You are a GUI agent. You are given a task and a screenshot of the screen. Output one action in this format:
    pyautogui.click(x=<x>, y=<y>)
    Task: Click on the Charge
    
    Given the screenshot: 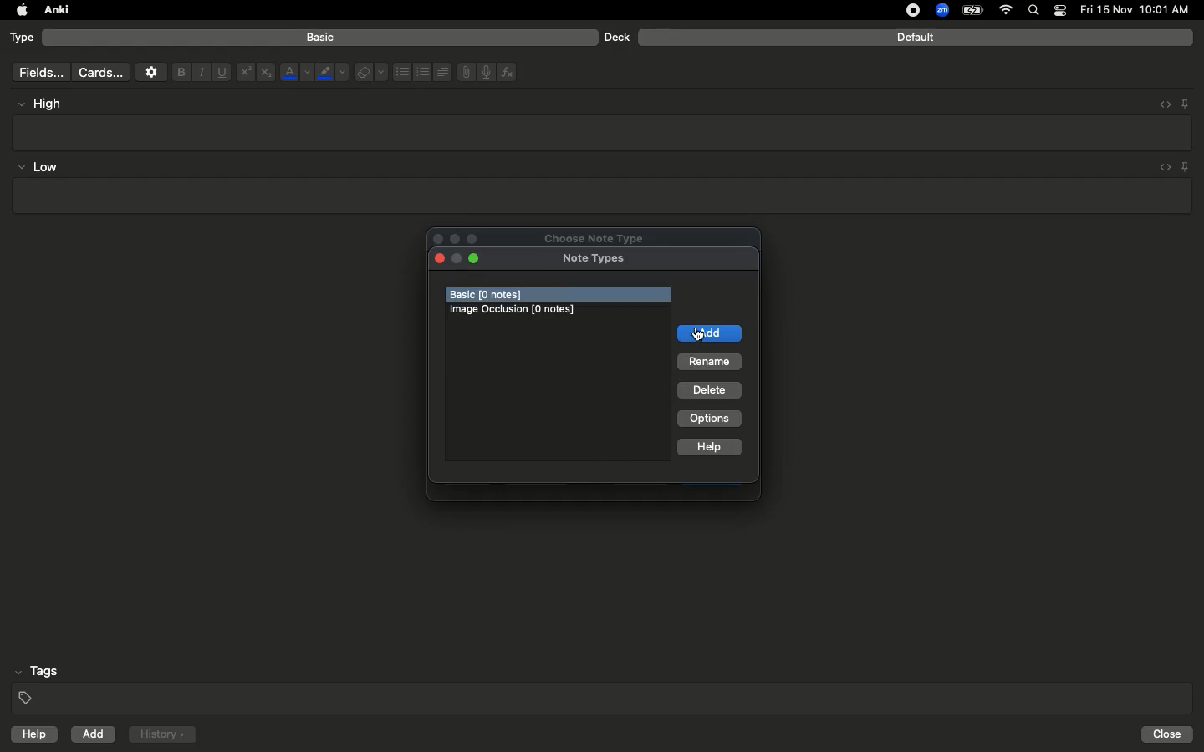 What is the action you would take?
    pyautogui.click(x=972, y=10)
    